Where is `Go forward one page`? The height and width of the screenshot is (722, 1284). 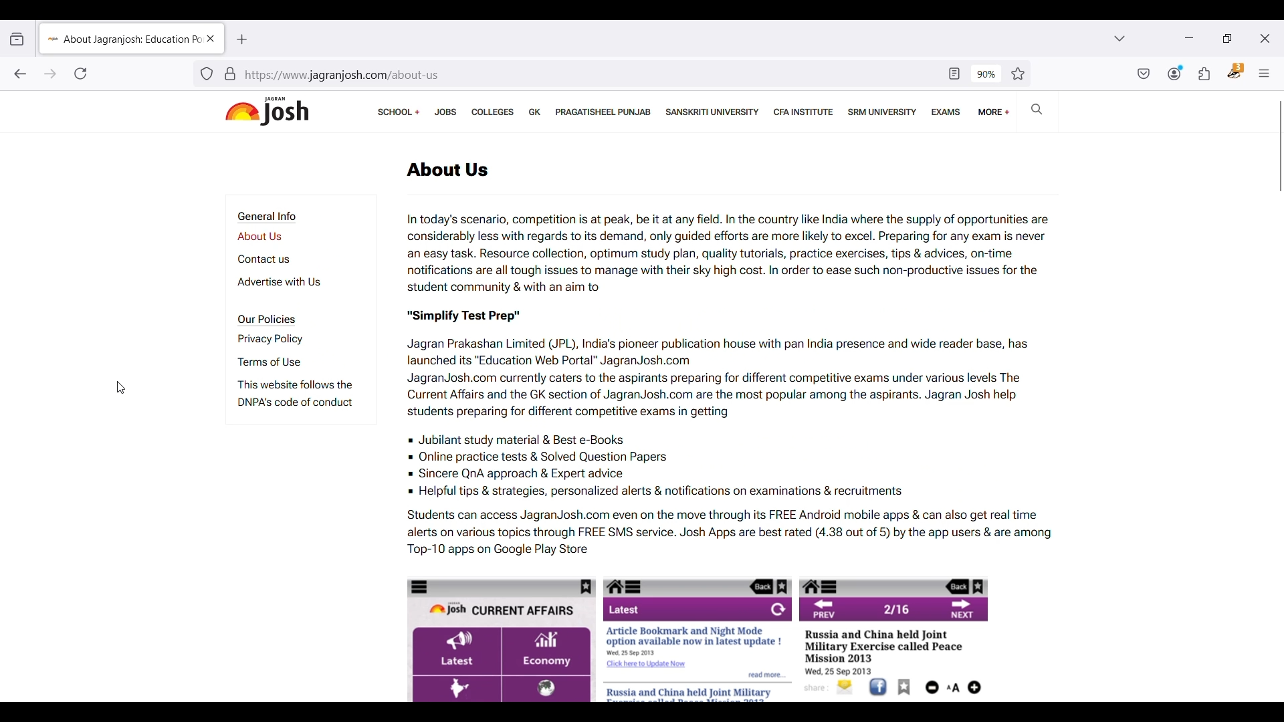
Go forward one page is located at coordinates (50, 74).